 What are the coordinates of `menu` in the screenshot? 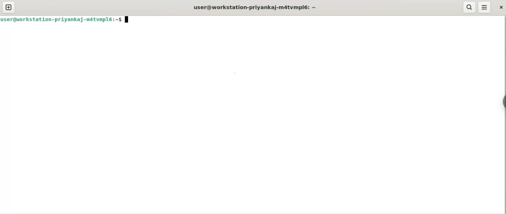 It's located at (484, 7).